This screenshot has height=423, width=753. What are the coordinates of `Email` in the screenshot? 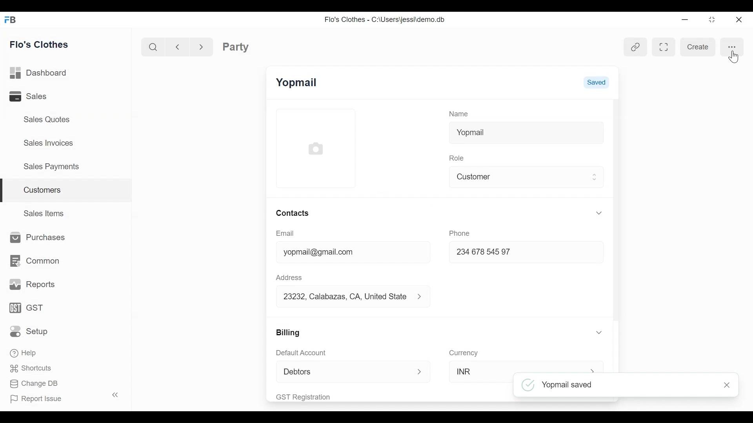 It's located at (285, 233).